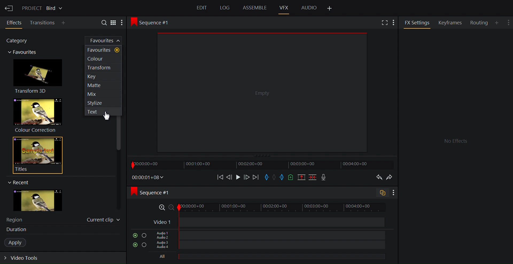 The image size is (513, 264). What do you see at coordinates (275, 177) in the screenshot?
I see `Clear marks` at bounding box center [275, 177].